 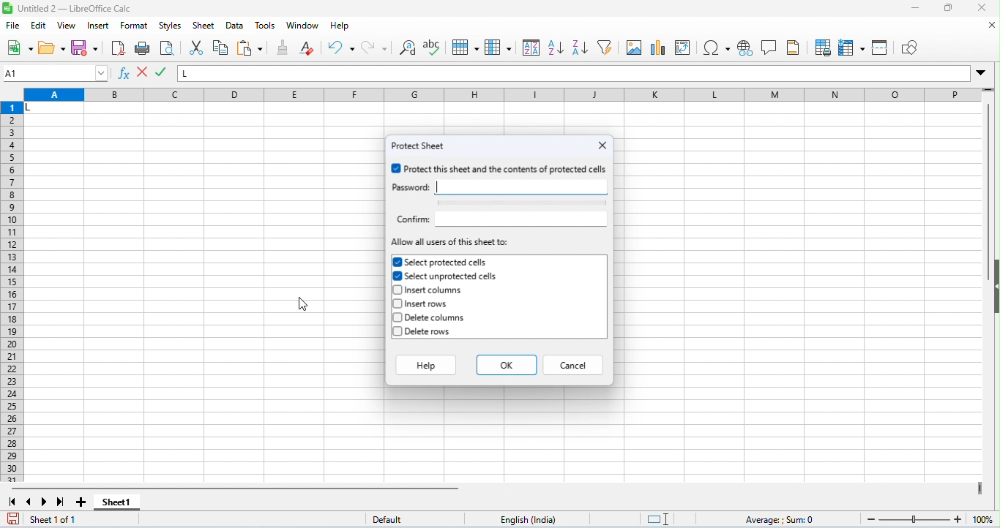 What do you see at coordinates (447, 276) in the screenshot?
I see `select unprotected cells` at bounding box center [447, 276].